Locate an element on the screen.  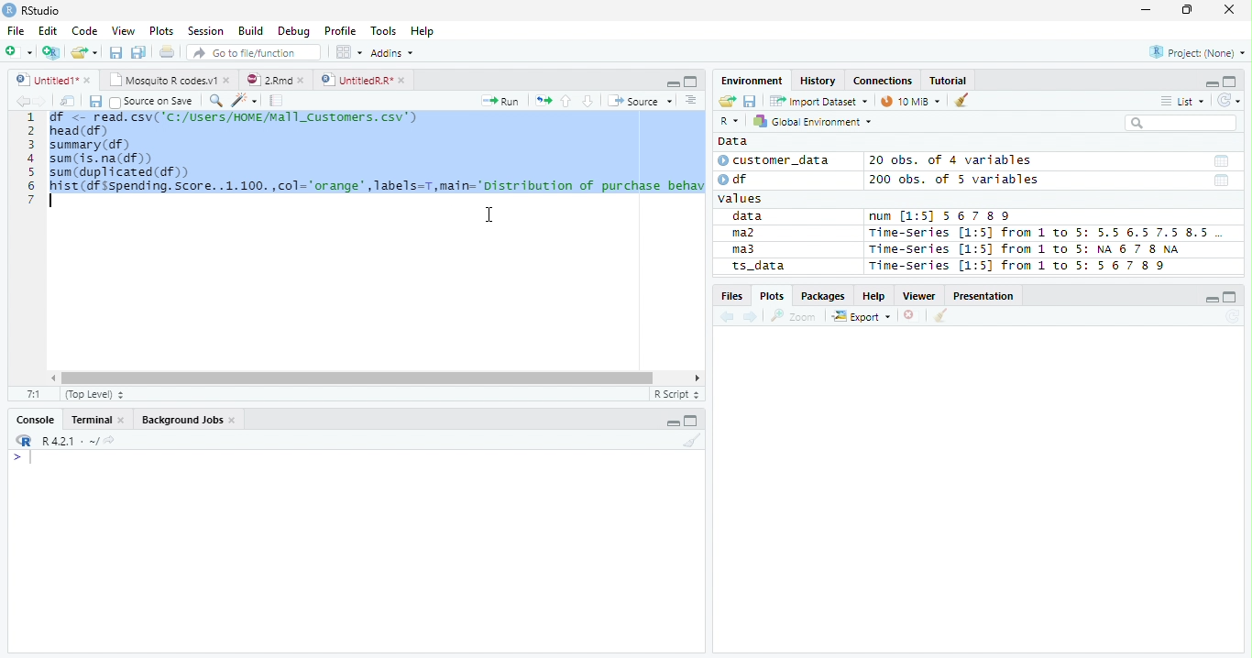
Re-run is located at coordinates (543, 102).